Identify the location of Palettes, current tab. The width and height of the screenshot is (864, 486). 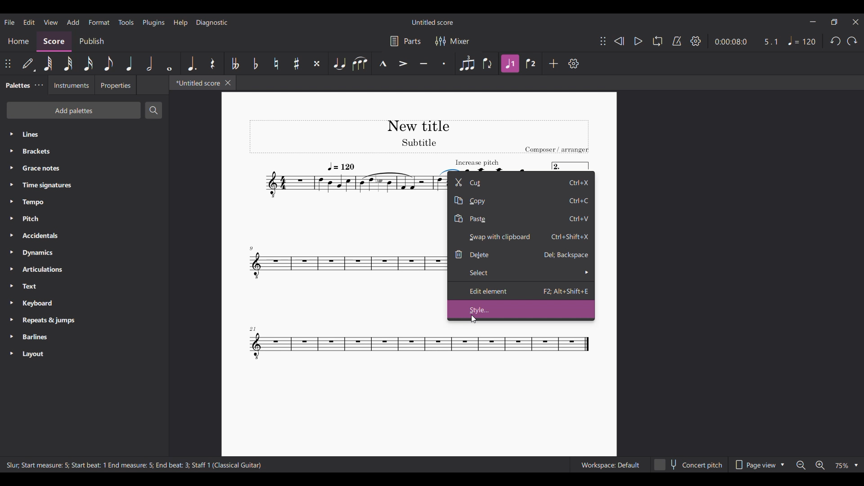
(17, 85).